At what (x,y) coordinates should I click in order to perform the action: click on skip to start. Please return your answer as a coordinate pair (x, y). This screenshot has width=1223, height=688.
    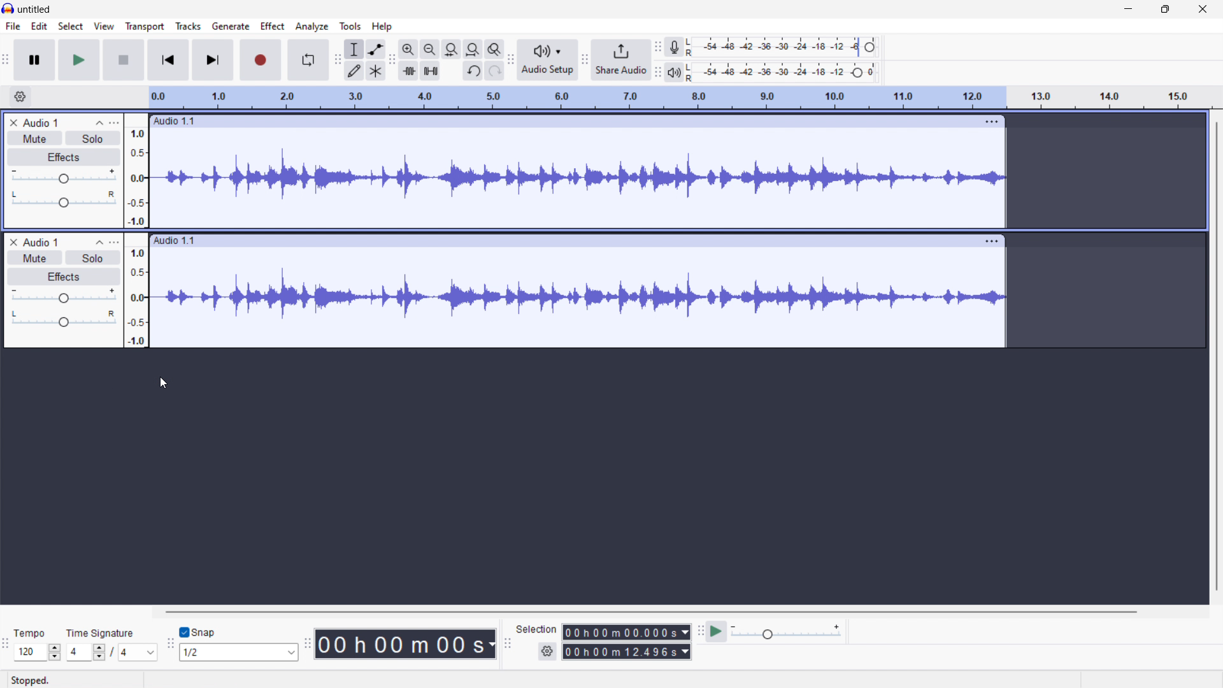
    Looking at the image, I should click on (168, 60).